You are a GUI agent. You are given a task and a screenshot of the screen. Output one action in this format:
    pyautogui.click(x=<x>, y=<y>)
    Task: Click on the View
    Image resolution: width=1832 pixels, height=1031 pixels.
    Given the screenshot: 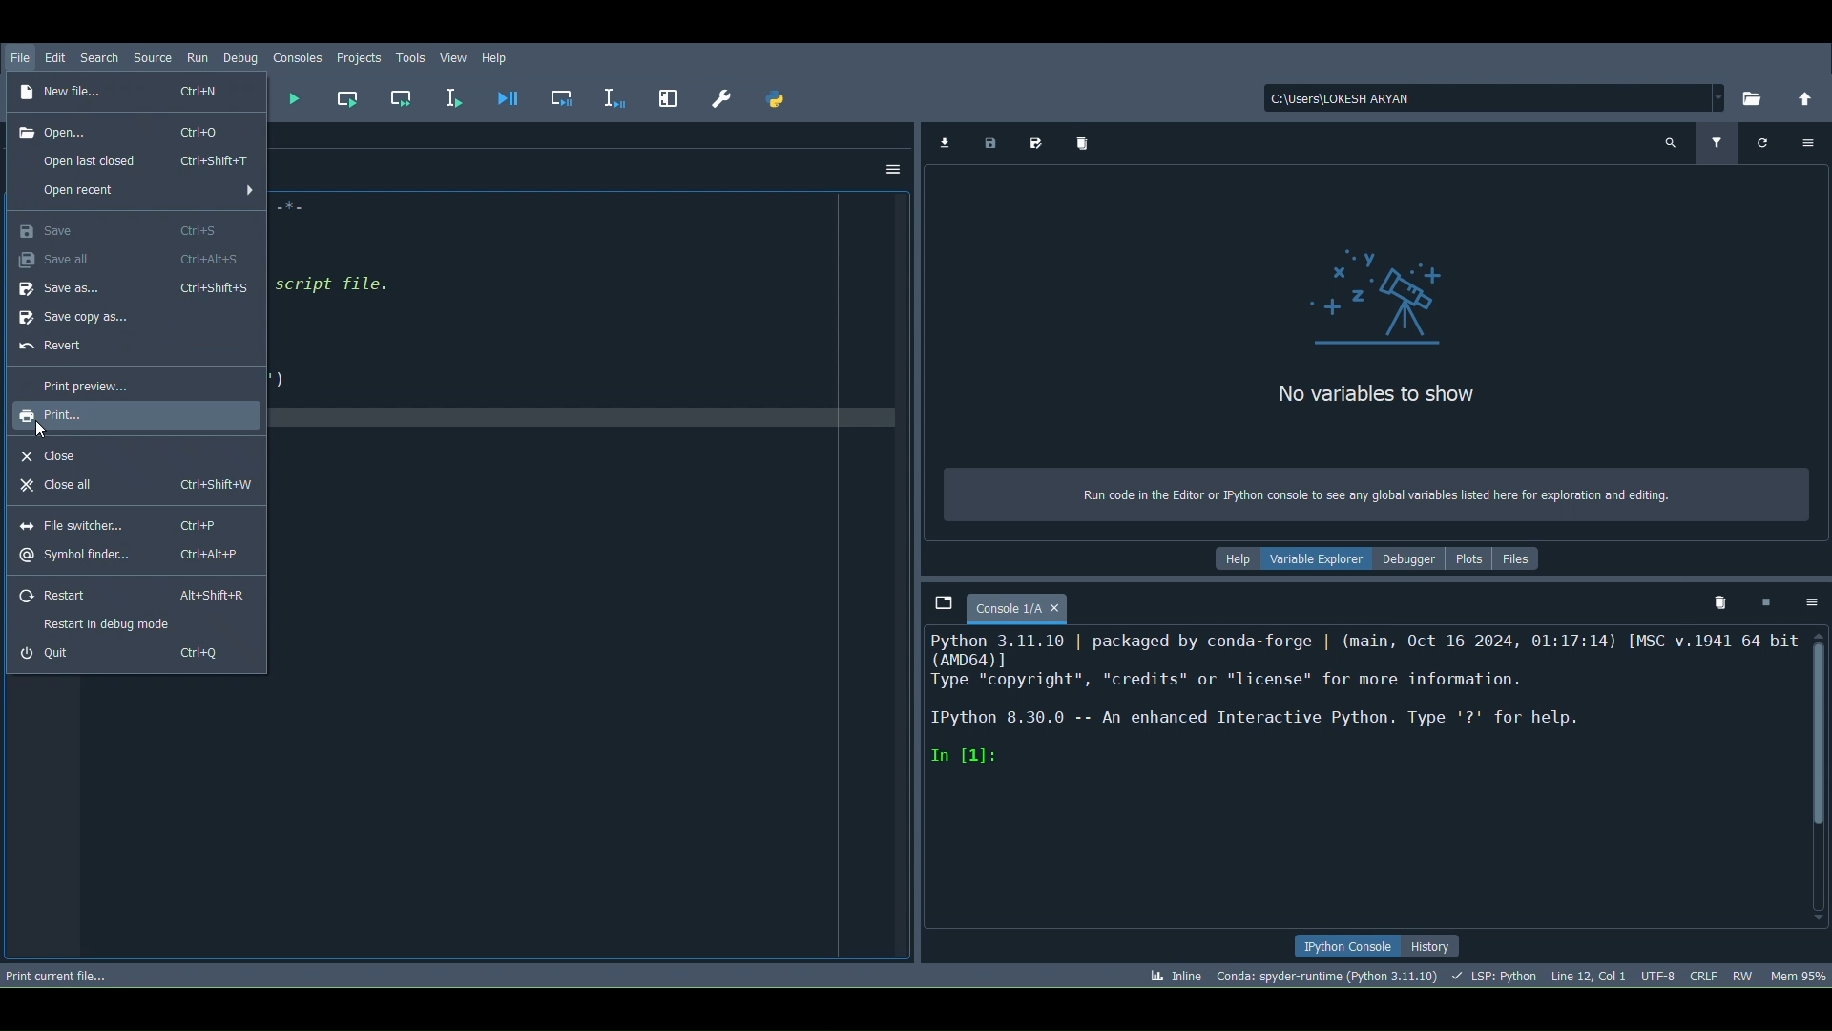 What is the action you would take?
    pyautogui.click(x=454, y=58)
    